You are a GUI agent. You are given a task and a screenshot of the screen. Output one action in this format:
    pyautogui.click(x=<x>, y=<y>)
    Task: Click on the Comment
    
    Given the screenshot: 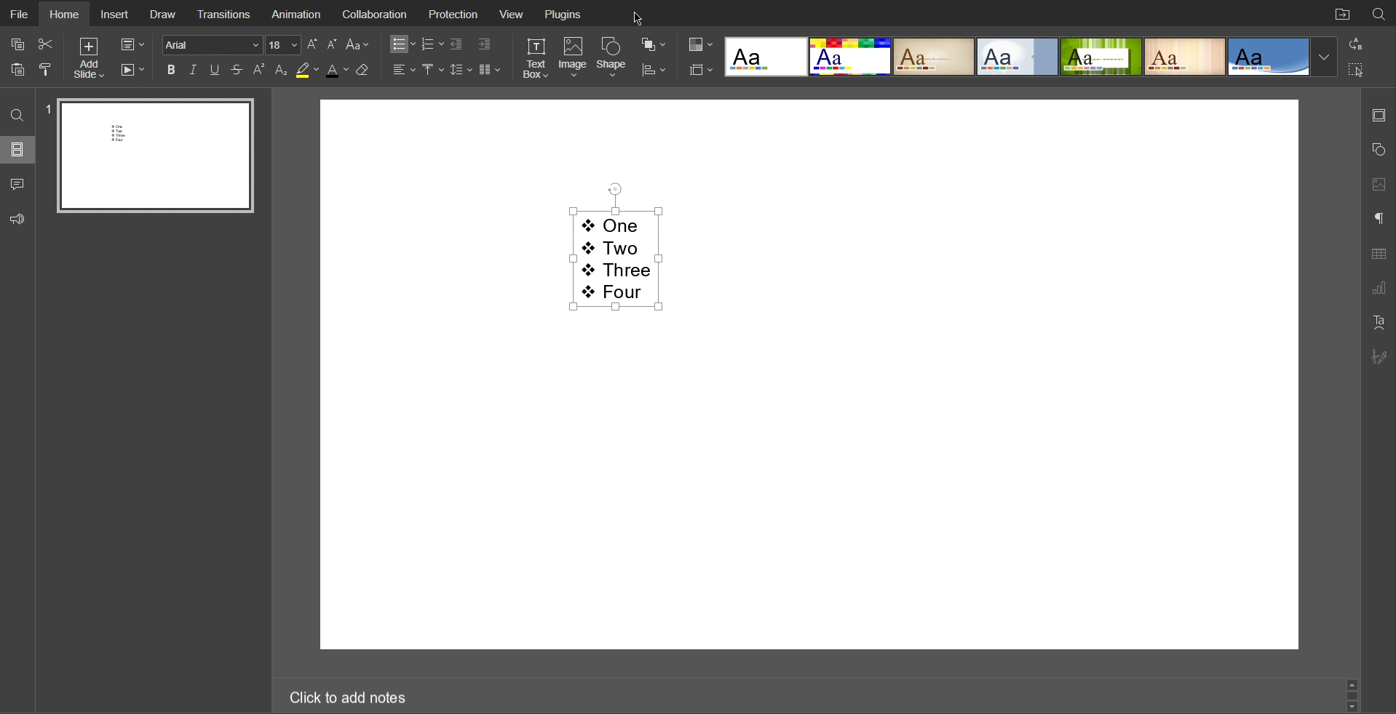 What is the action you would take?
    pyautogui.click(x=18, y=184)
    